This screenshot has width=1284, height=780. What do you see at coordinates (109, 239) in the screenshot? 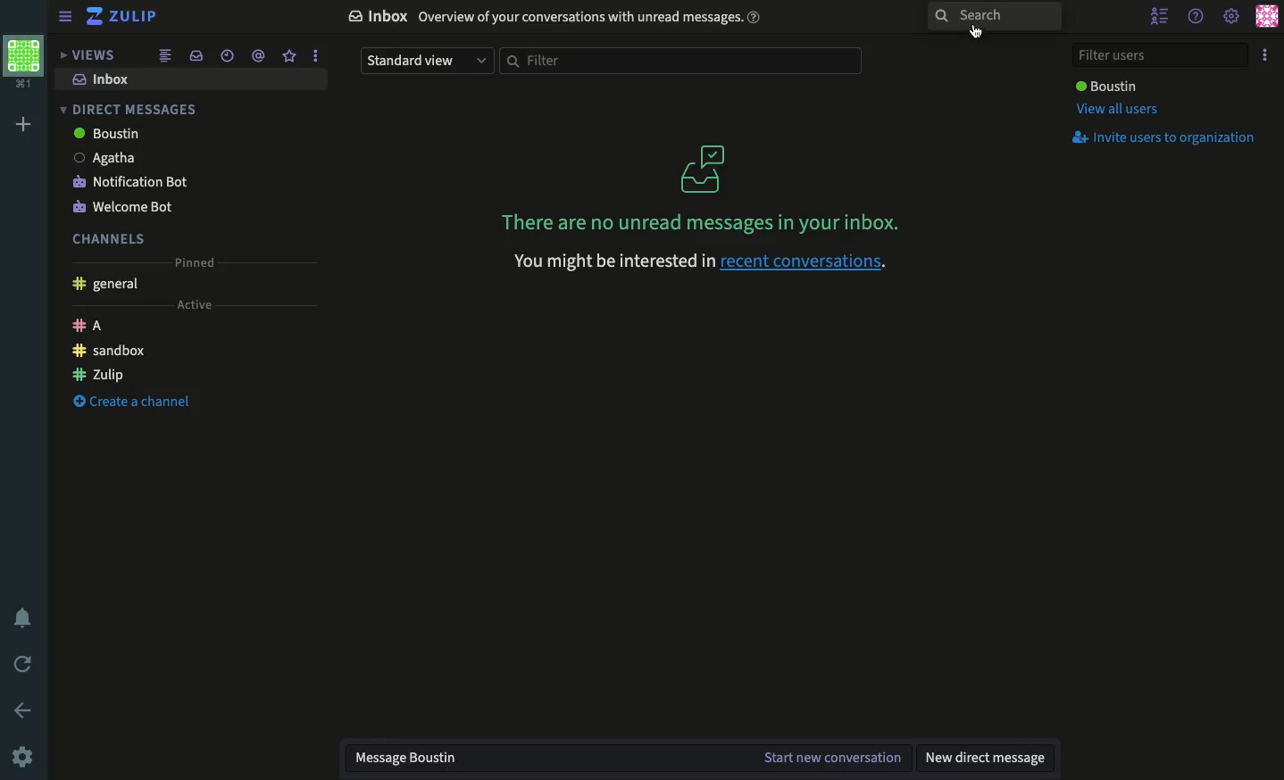
I see `Channels` at bounding box center [109, 239].